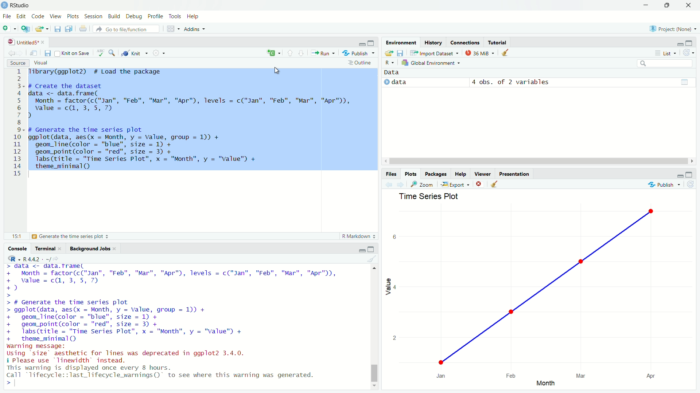 The image size is (700, 393). Describe the element at coordinates (116, 248) in the screenshot. I see `close` at that location.